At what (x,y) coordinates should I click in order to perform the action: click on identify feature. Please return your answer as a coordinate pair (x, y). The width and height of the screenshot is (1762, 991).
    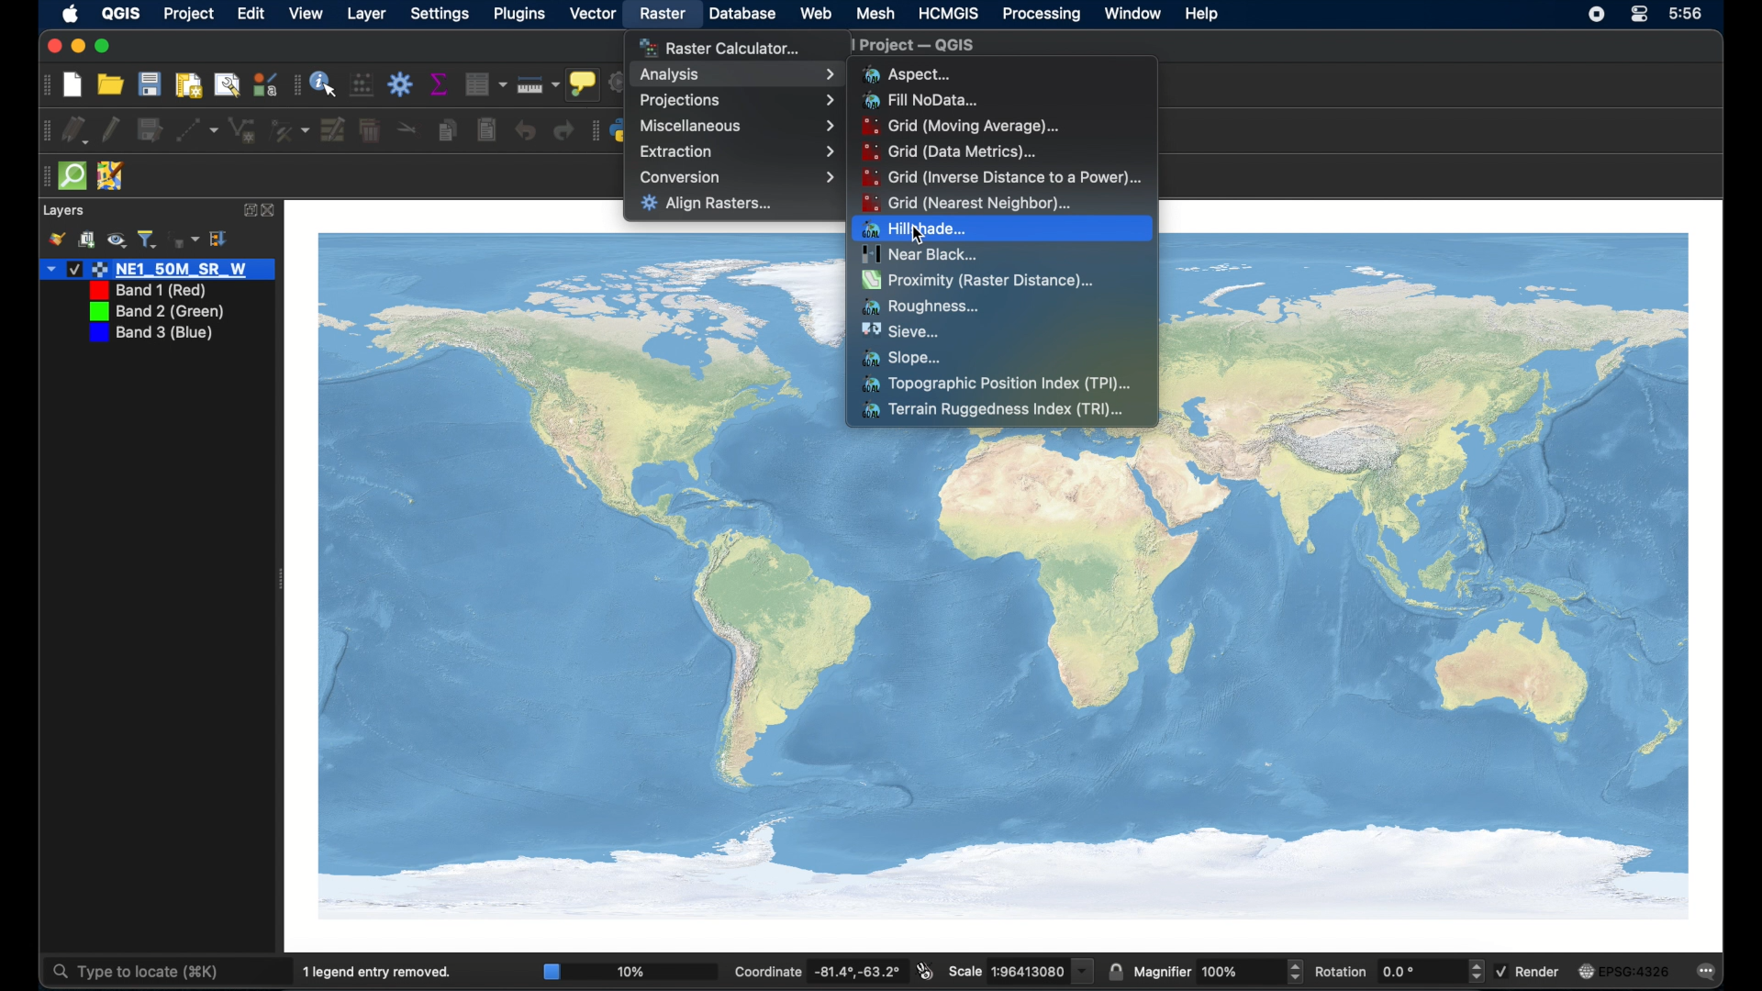
    Looking at the image, I should click on (324, 84).